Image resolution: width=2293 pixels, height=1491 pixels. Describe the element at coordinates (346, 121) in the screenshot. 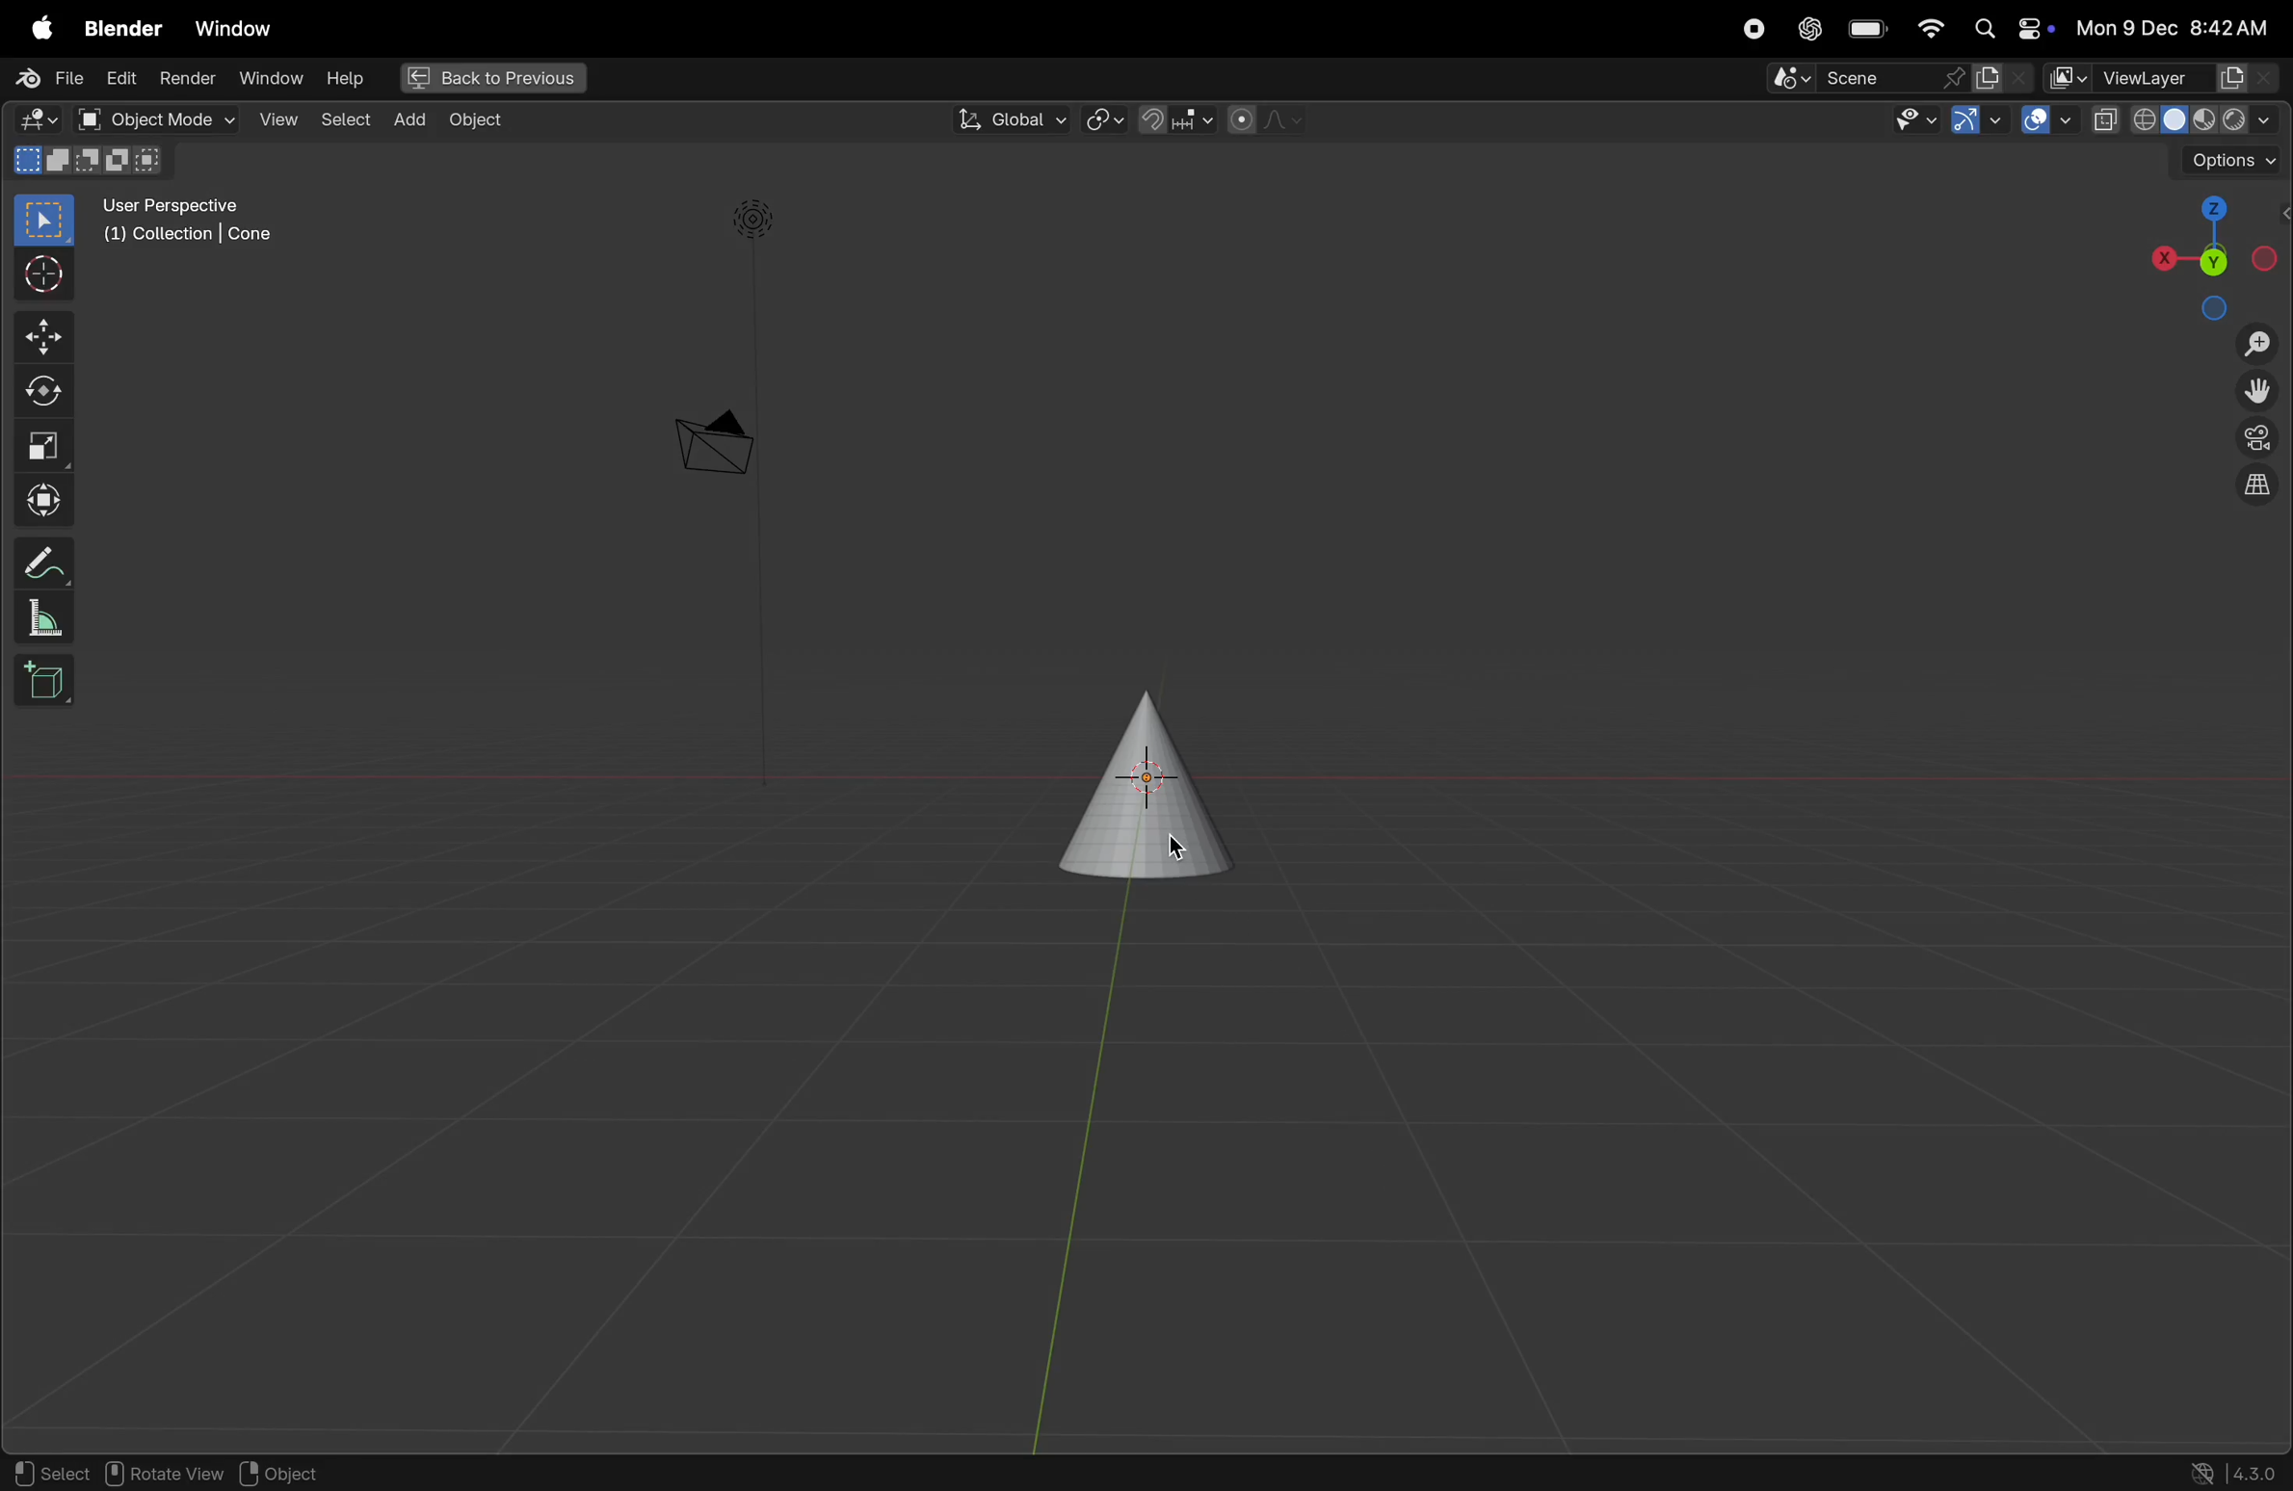

I see `select` at that location.